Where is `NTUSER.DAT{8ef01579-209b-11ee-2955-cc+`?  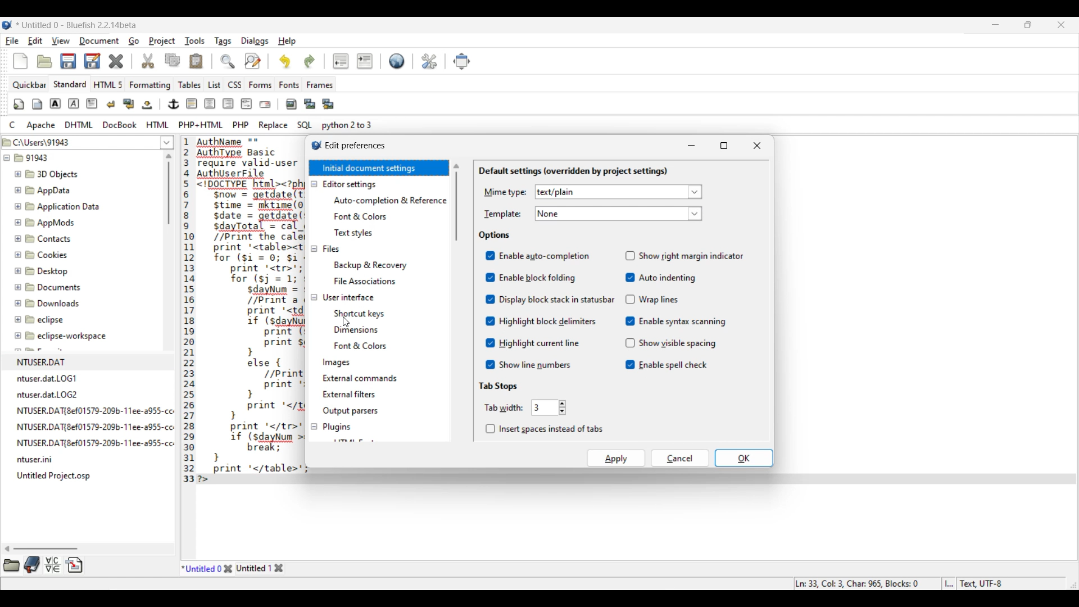
NTUSER.DAT{8ef01579-209b-11ee-2955-cc+ is located at coordinates (96, 409).